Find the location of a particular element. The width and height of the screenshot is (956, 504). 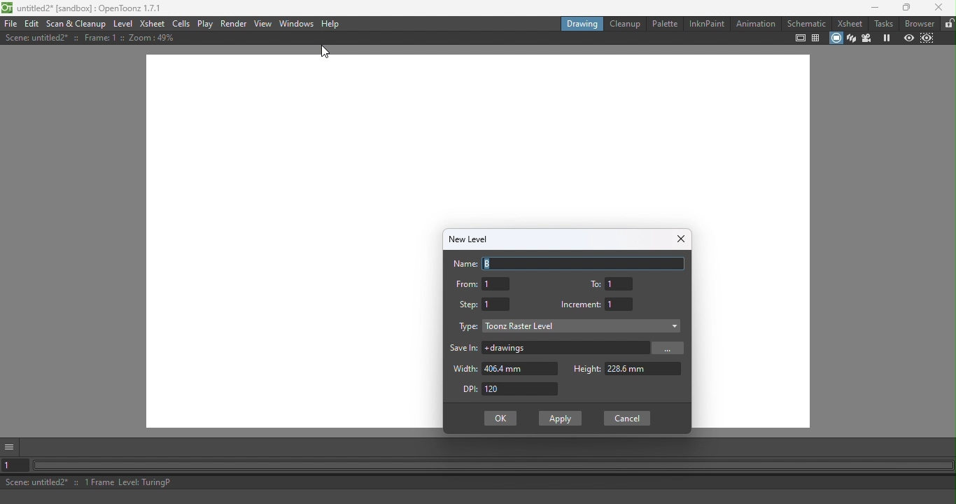

To is located at coordinates (595, 286).